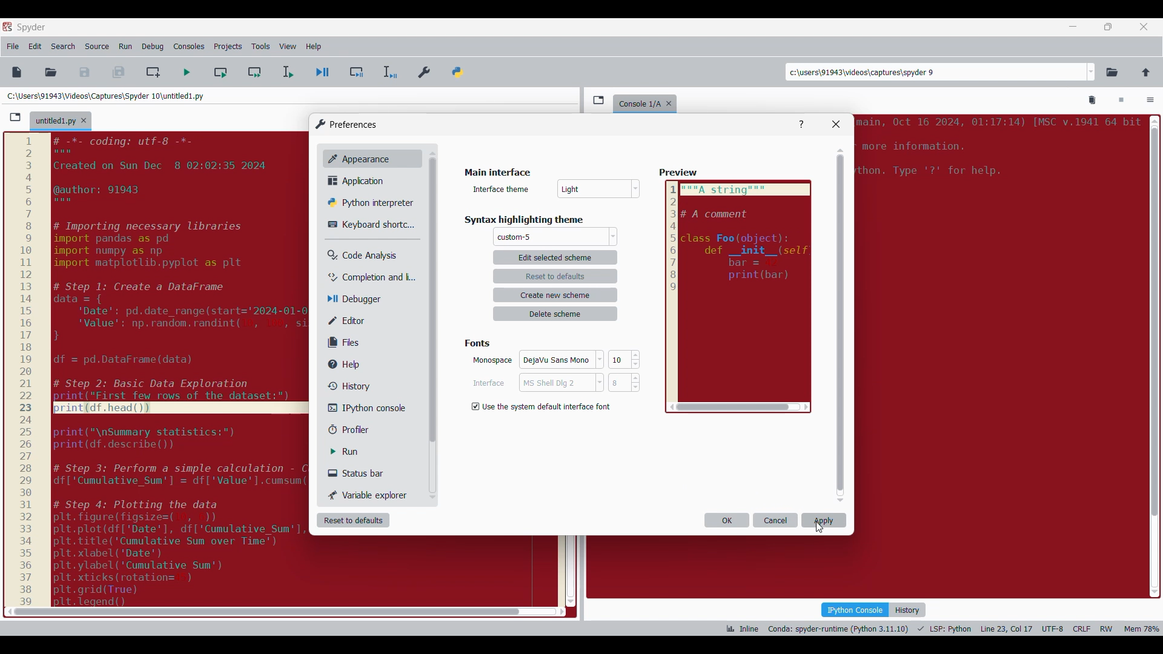 The width and height of the screenshot is (1163, 654). What do you see at coordinates (727, 520) in the screenshot?
I see `OK` at bounding box center [727, 520].